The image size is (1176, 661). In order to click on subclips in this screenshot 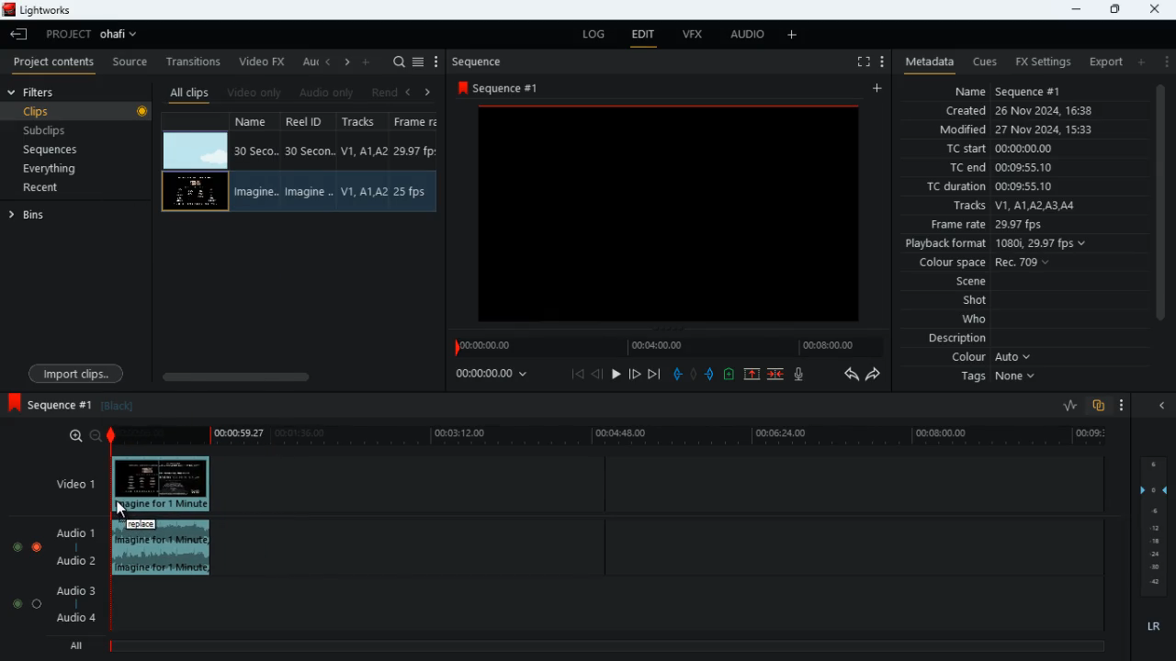, I will do `click(70, 130)`.